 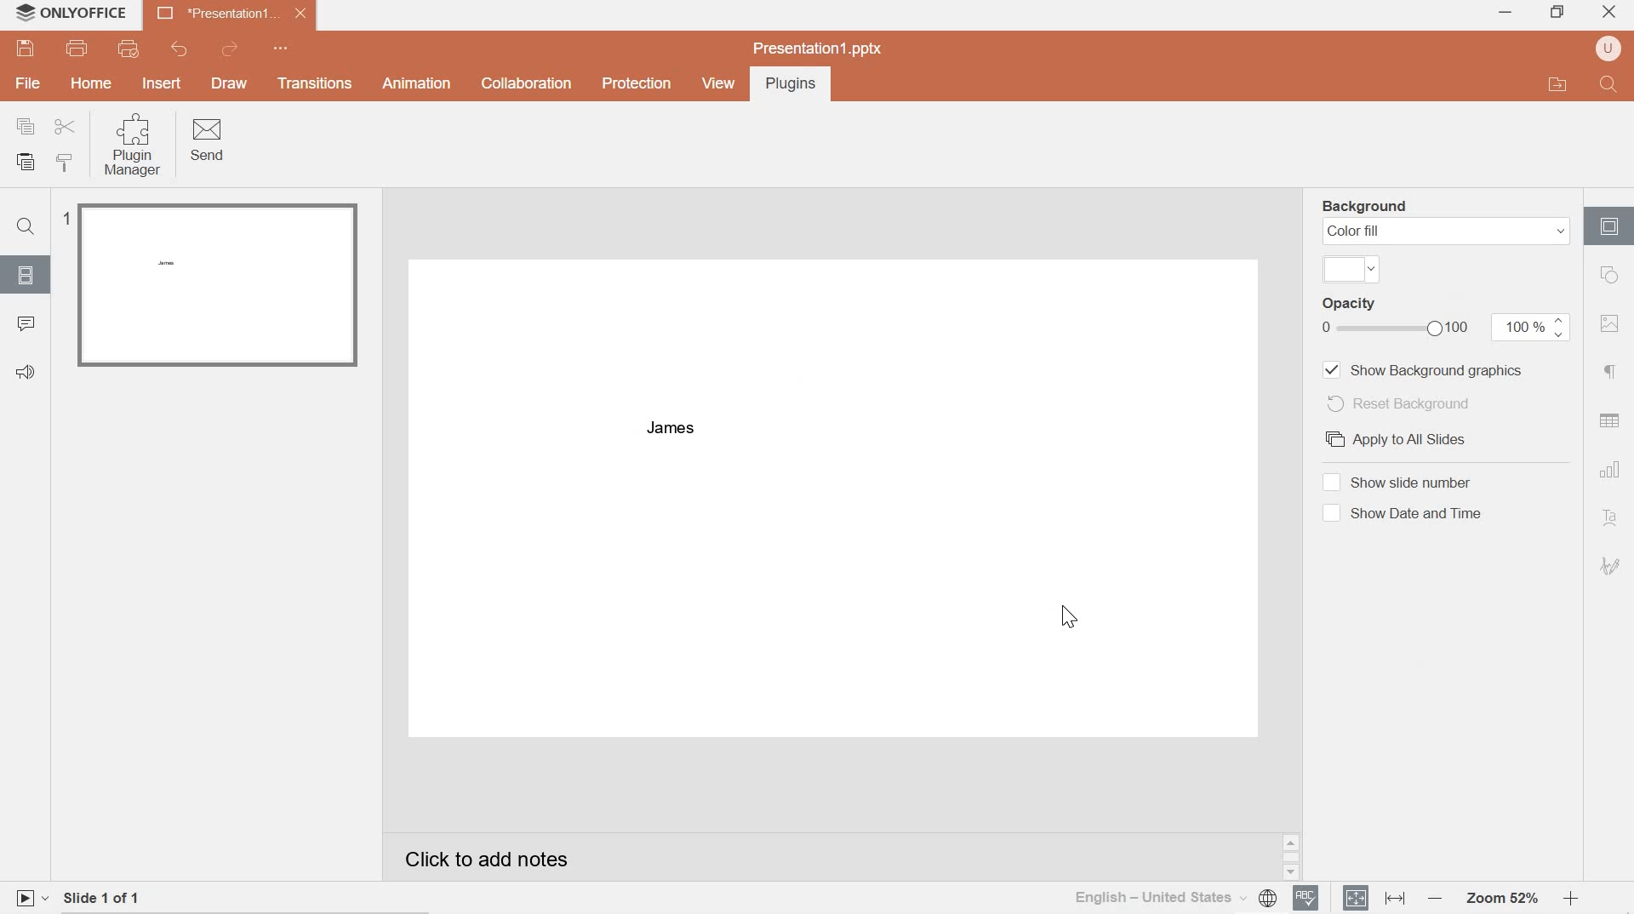 What do you see at coordinates (787, 85) in the screenshot?
I see `Plugins` at bounding box center [787, 85].